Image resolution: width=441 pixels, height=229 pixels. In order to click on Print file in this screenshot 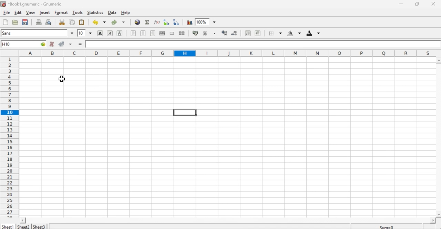, I will do `click(39, 22)`.